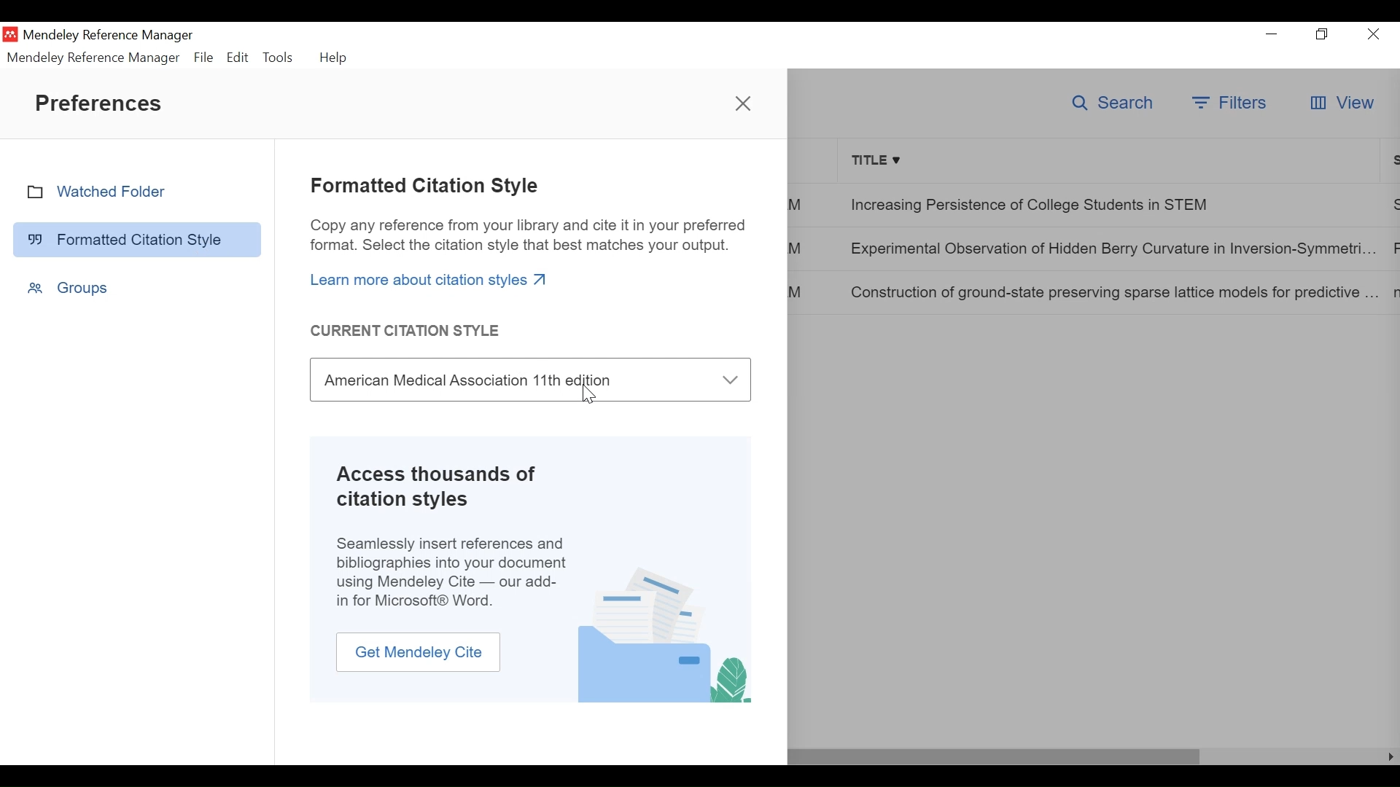 The height and width of the screenshot is (787, 1400). What do you see at coordinates (94, 58) in the screenshot?
I see `Mendeley Reference Manager` at bounding box center [94, 58].